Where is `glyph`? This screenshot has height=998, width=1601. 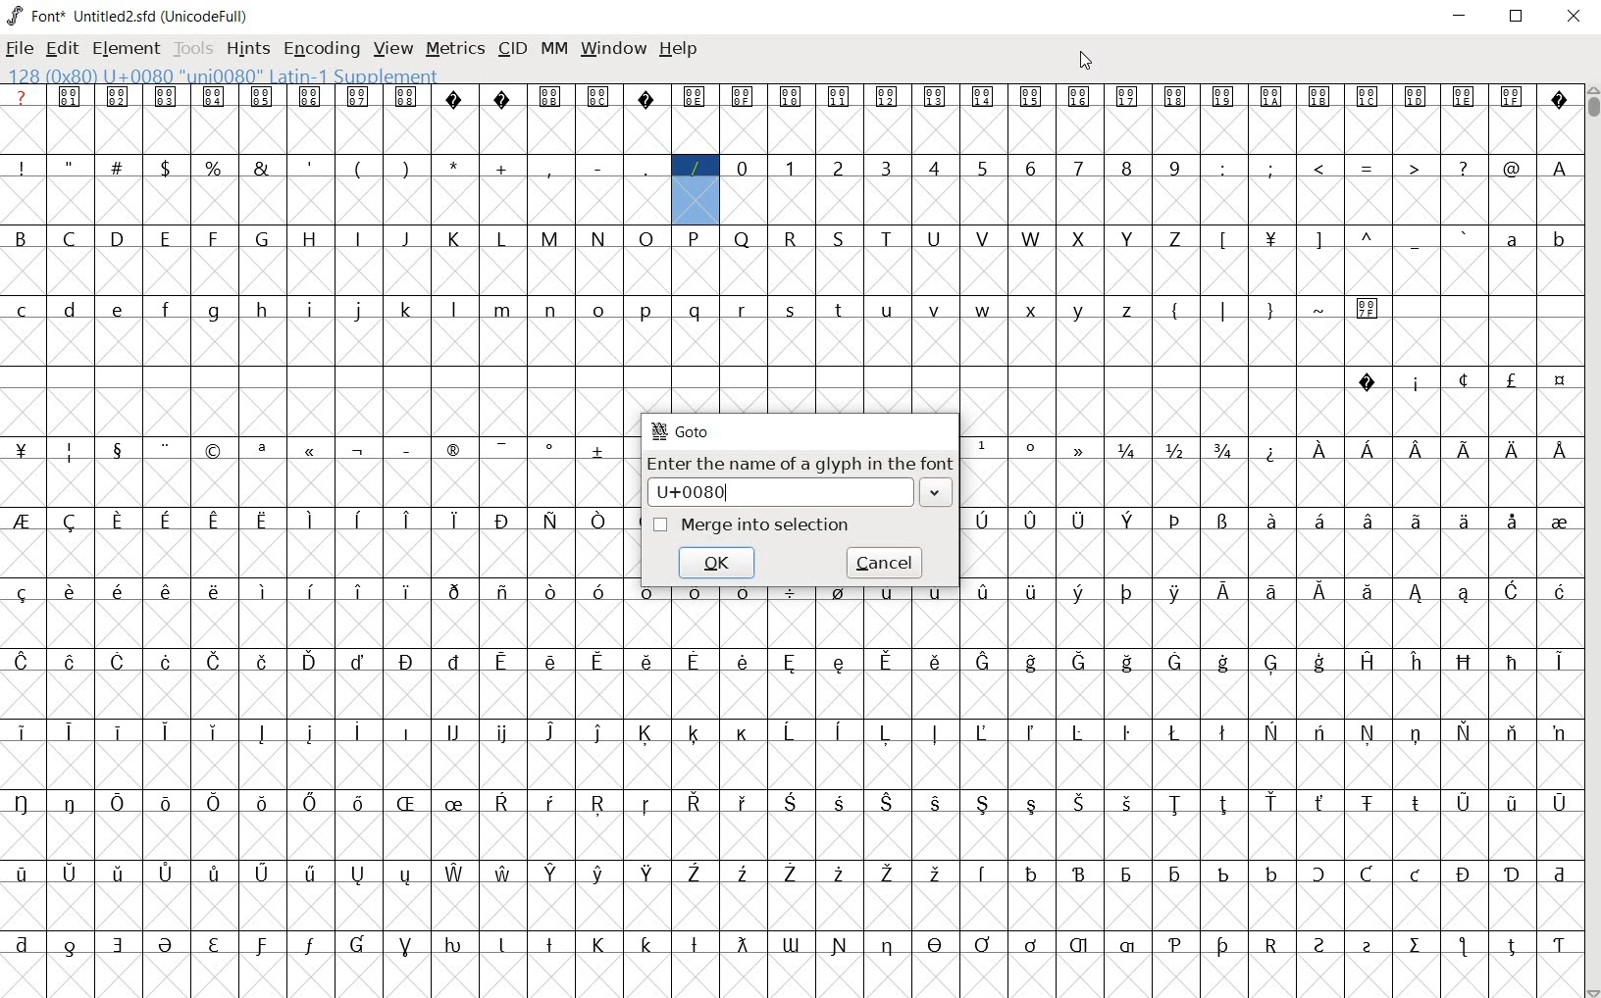
glyph is located at coordinates (1319, 663).